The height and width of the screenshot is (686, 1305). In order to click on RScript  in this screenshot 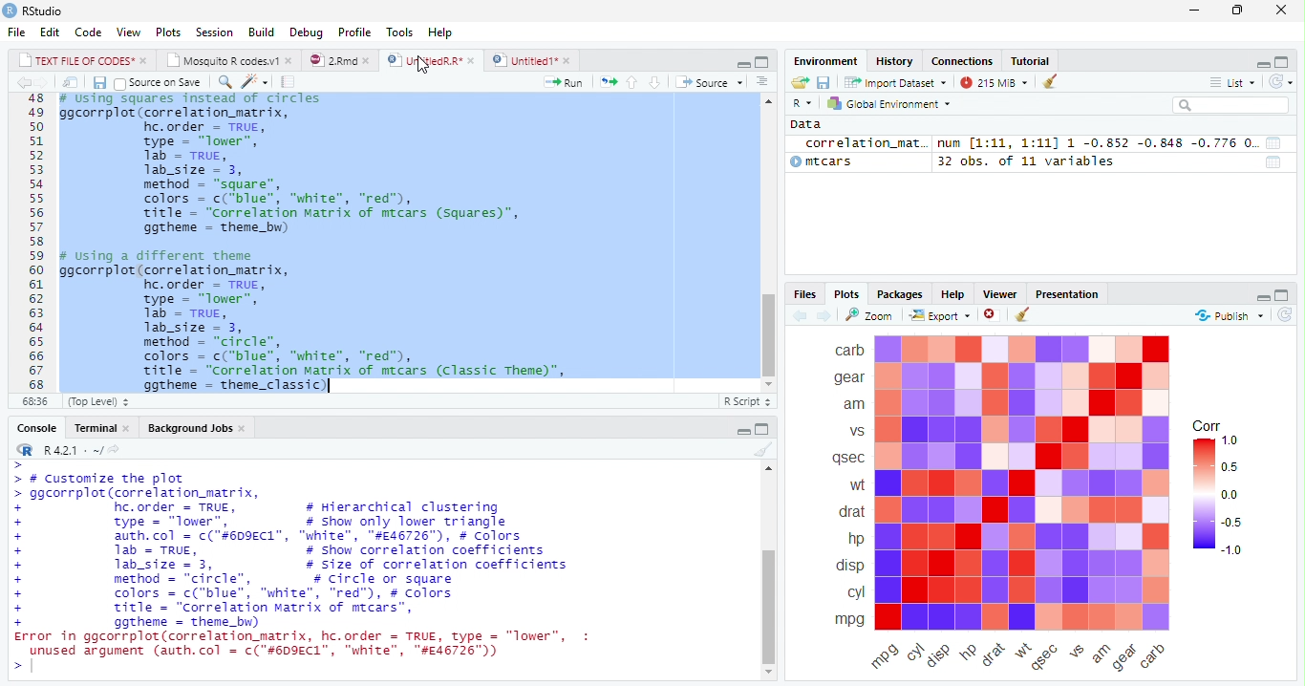, I will do `click(746, 402)`.